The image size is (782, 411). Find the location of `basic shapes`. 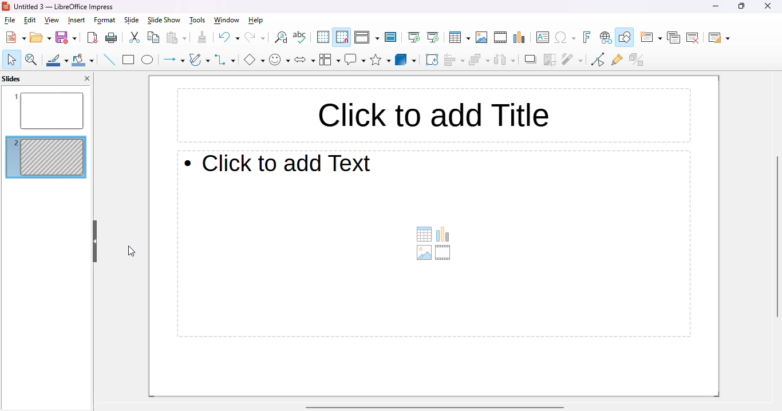

basic shapes is located at coordinates (254, 60).